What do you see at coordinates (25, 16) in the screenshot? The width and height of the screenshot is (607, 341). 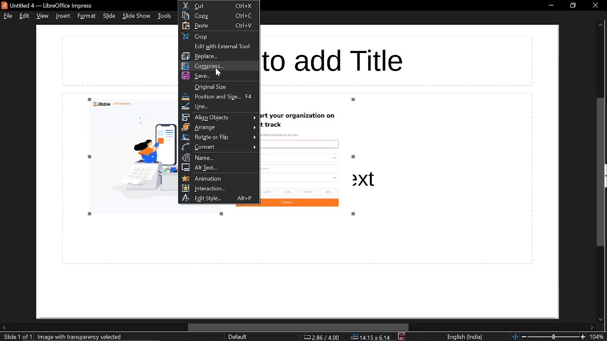 I see `edit` at bounding box center [25, 16].